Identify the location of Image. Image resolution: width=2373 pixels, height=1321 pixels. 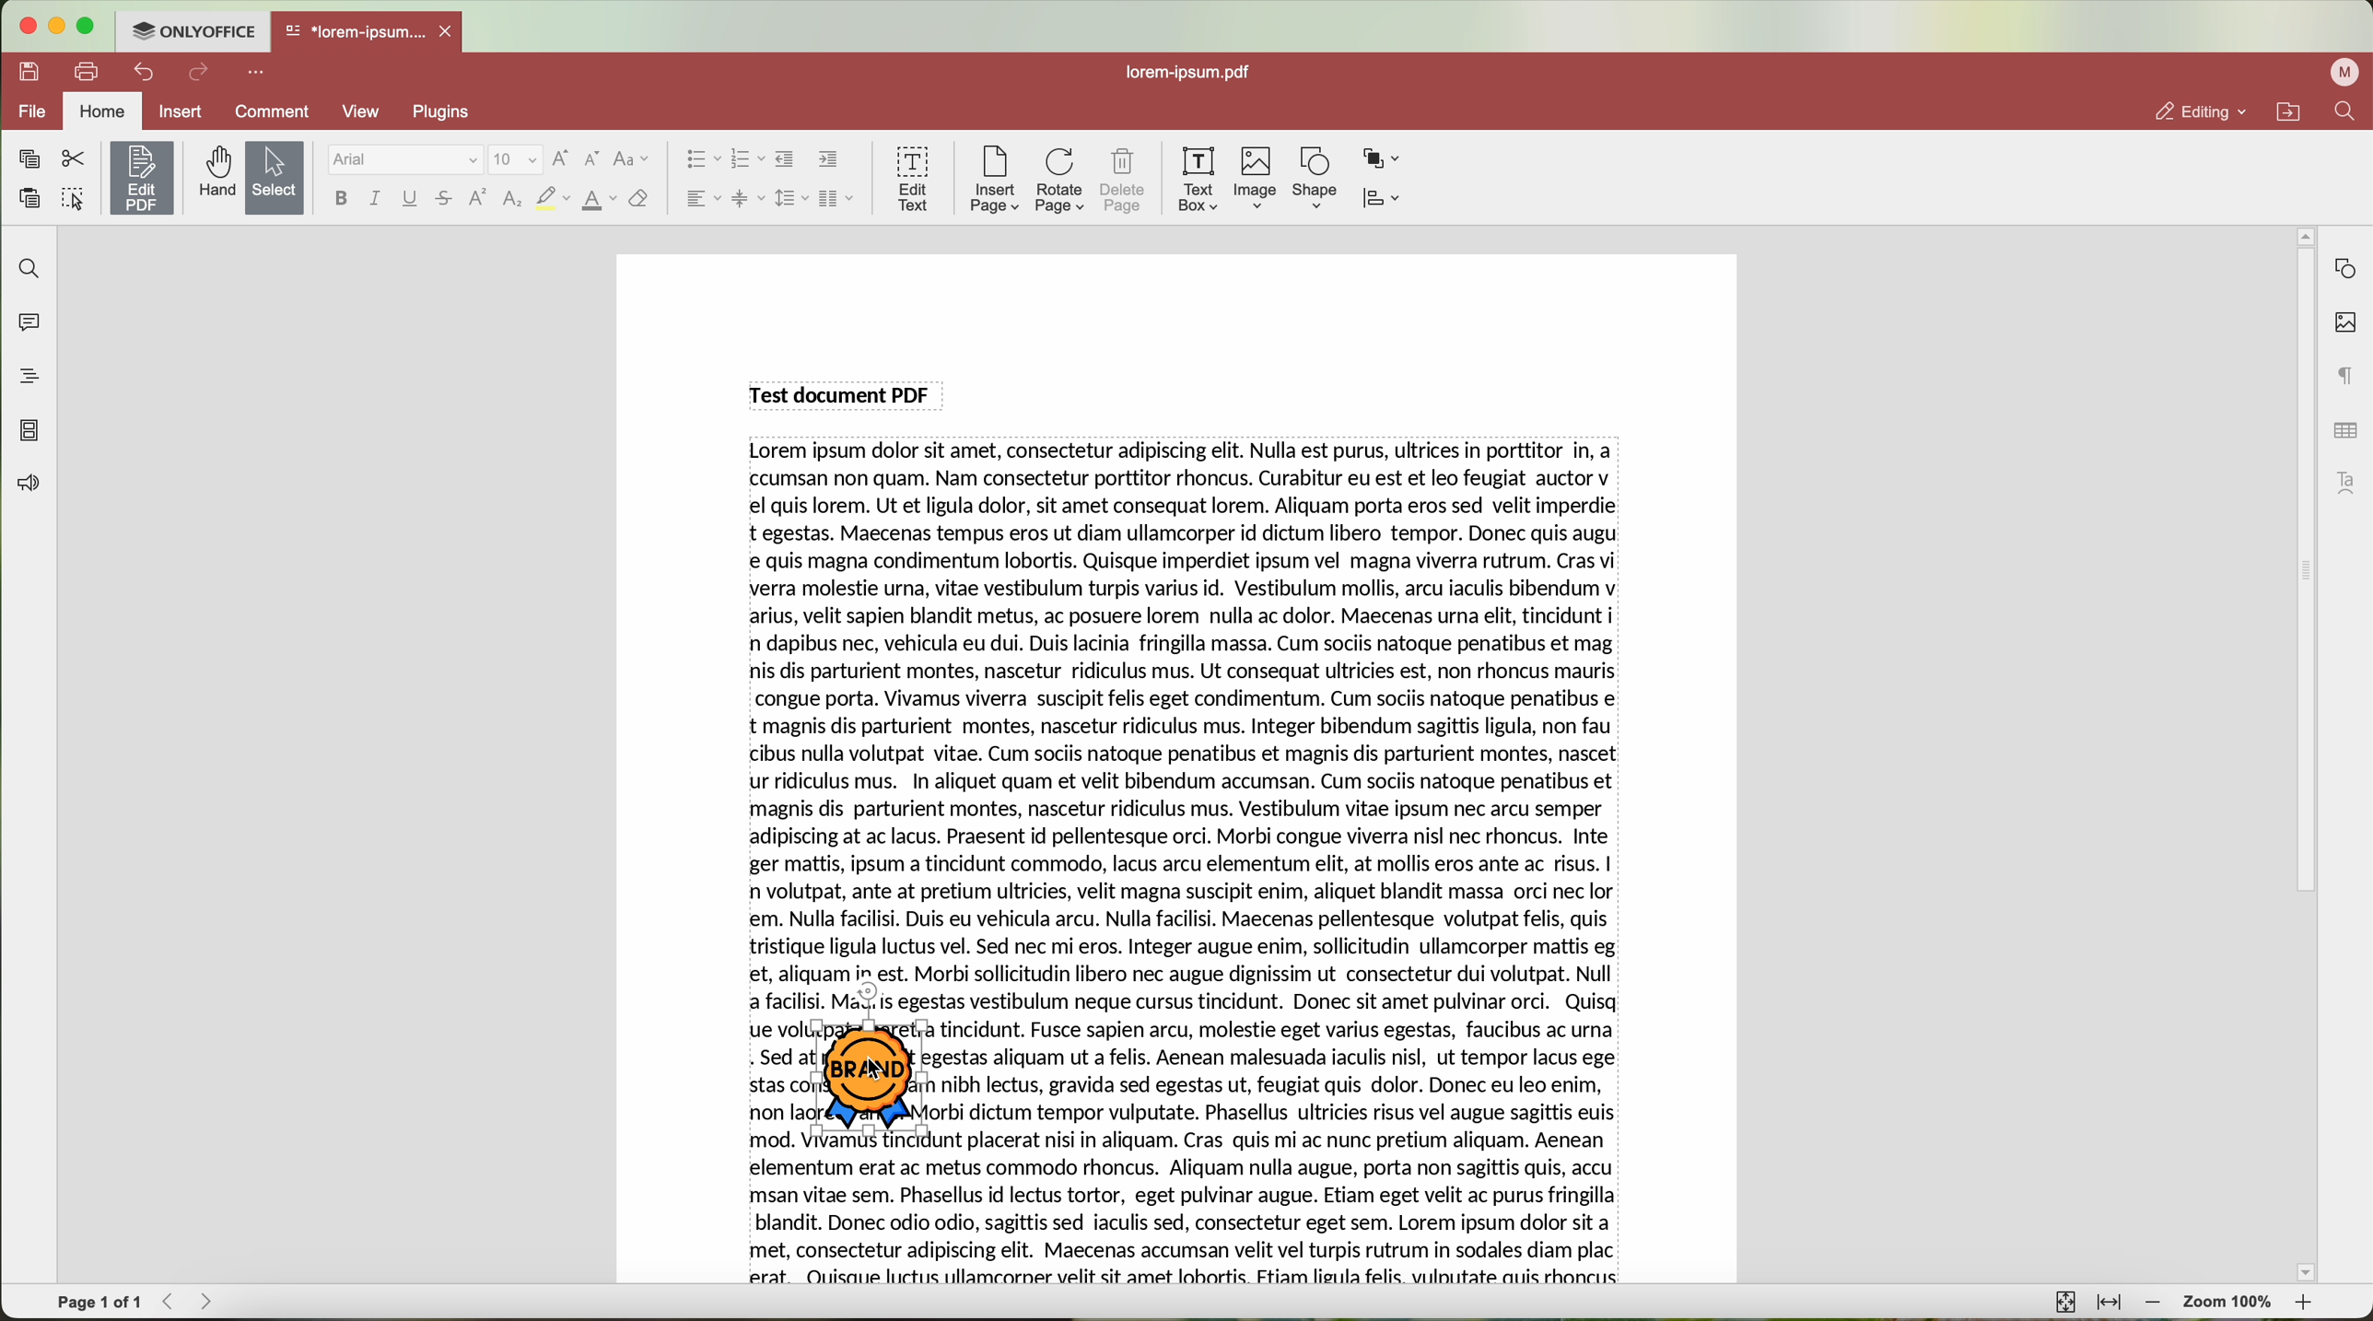
(871, 1081).